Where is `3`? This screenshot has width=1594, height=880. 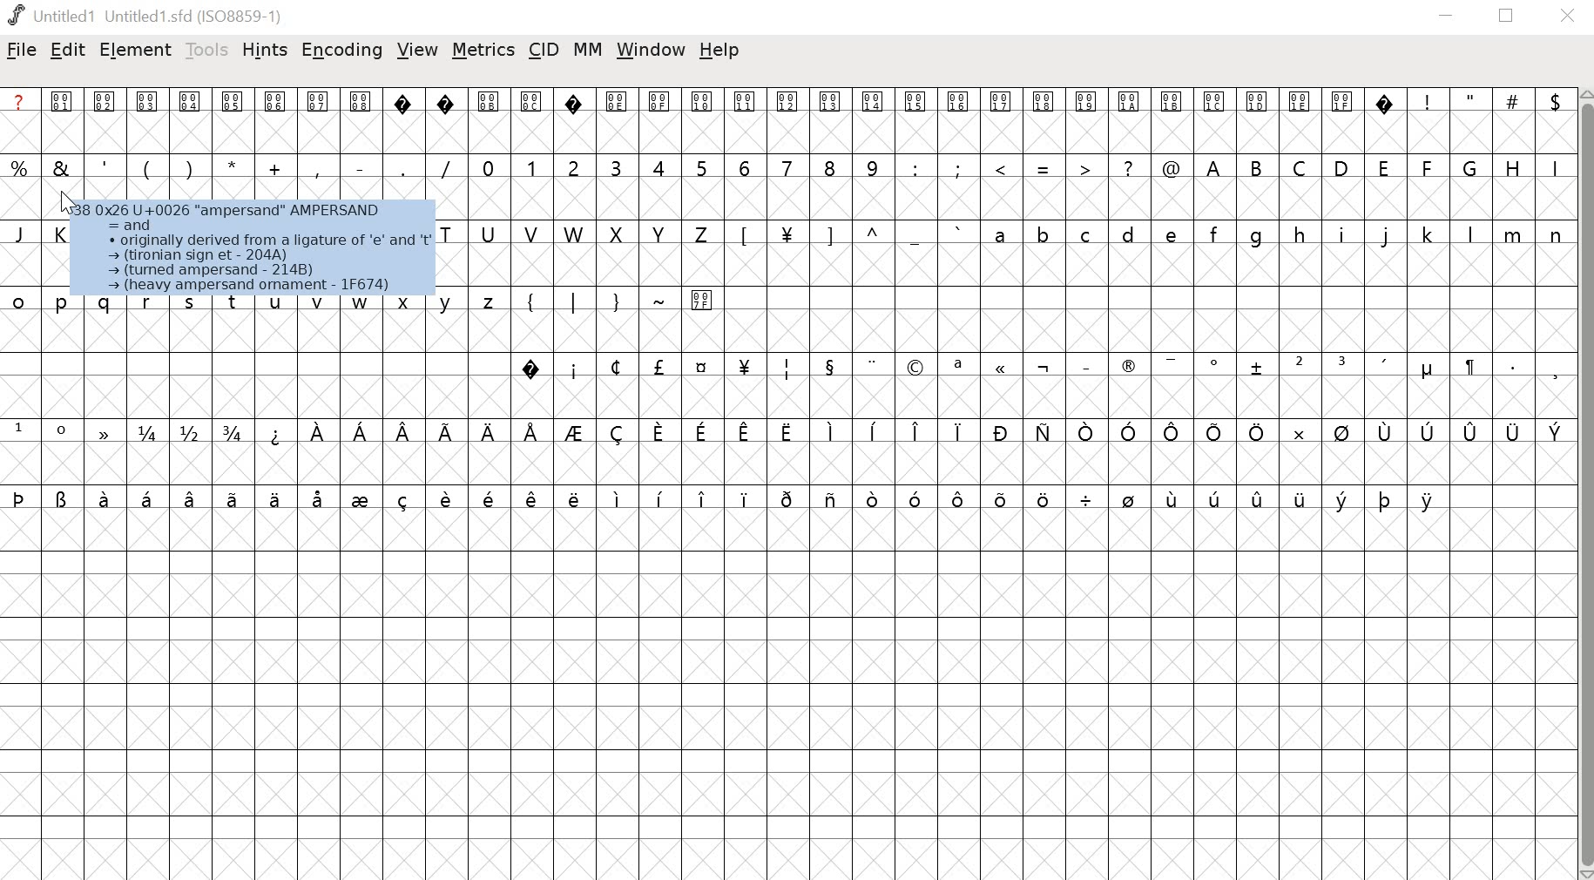 3 is located at coordinates (1344, 364).